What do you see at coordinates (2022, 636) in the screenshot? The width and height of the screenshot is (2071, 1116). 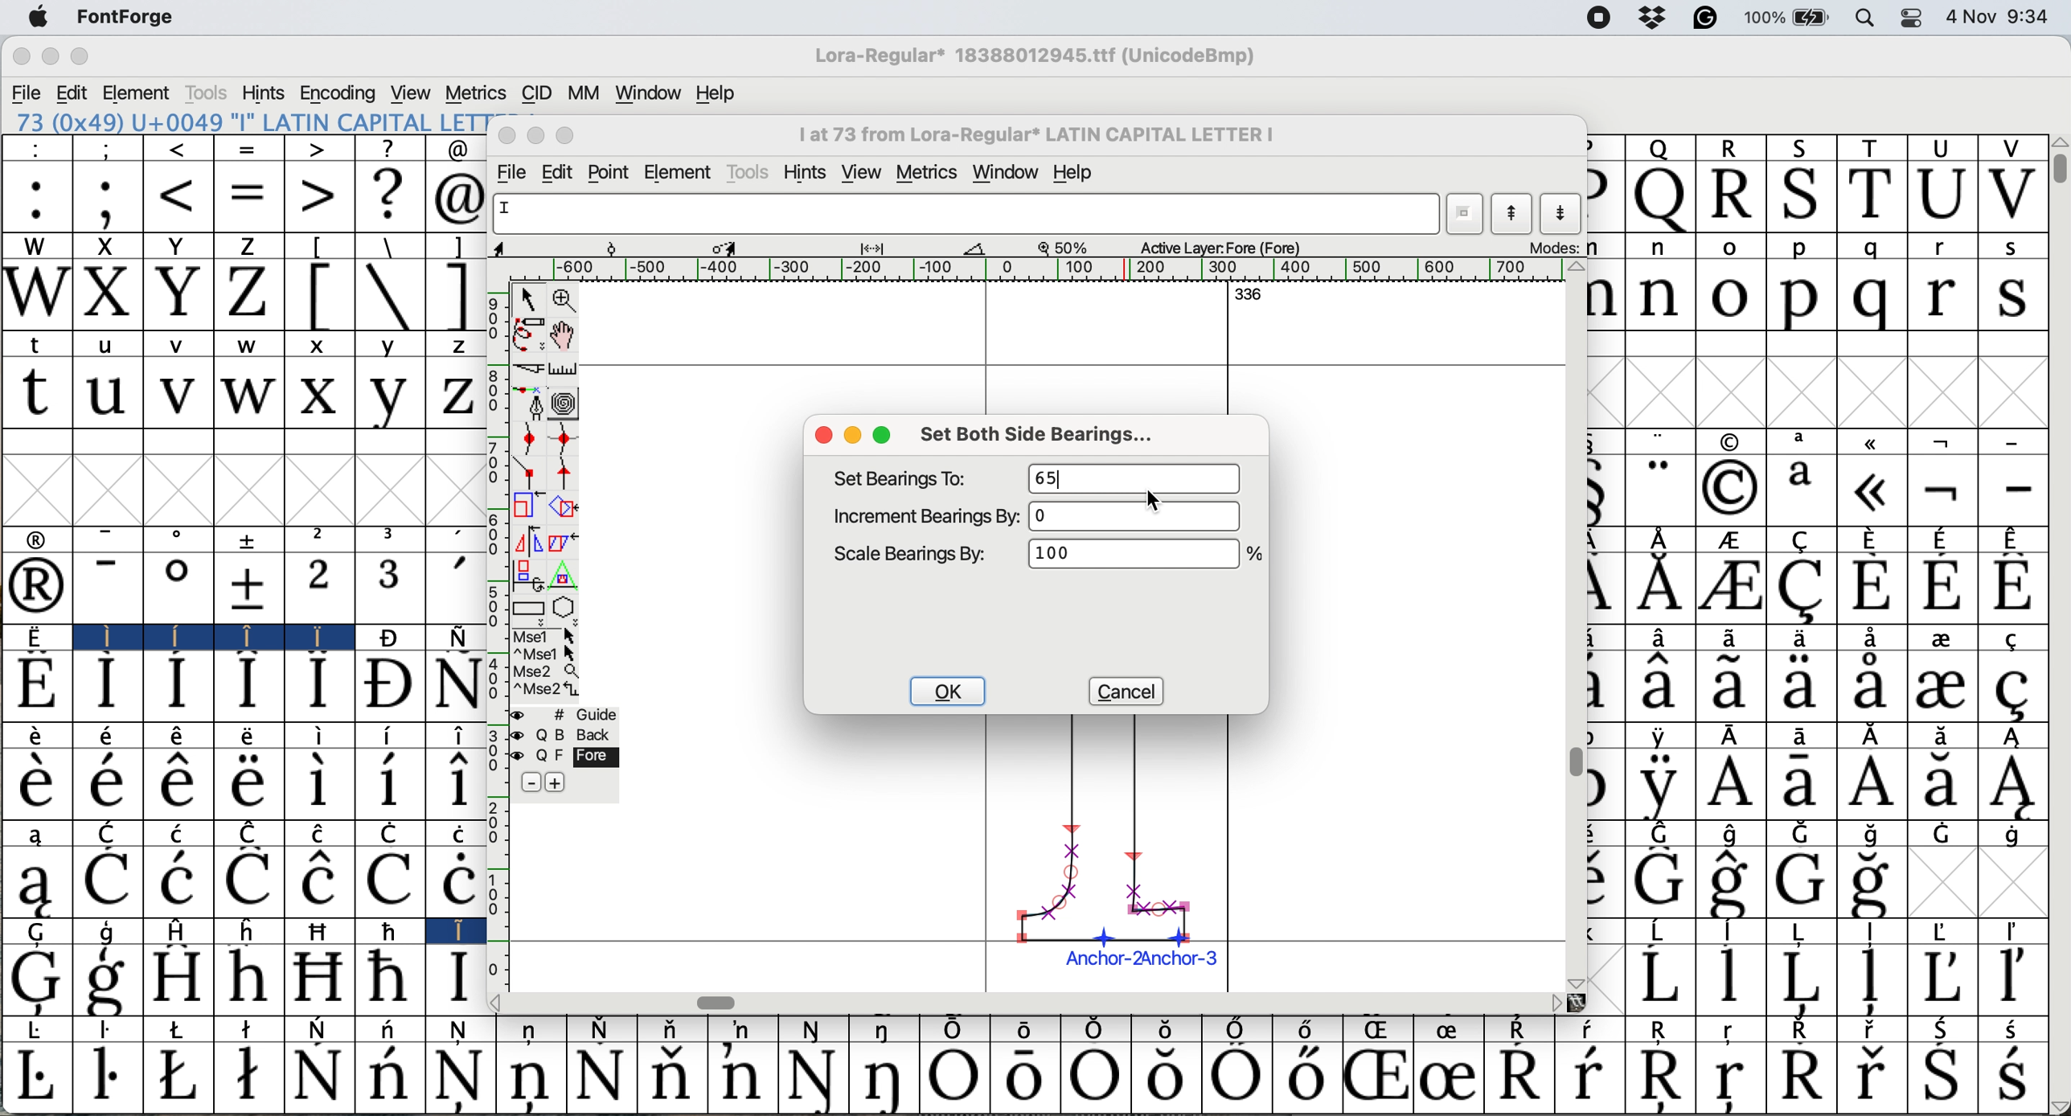 I see `Symbol` at bounding box center [2022, 636].